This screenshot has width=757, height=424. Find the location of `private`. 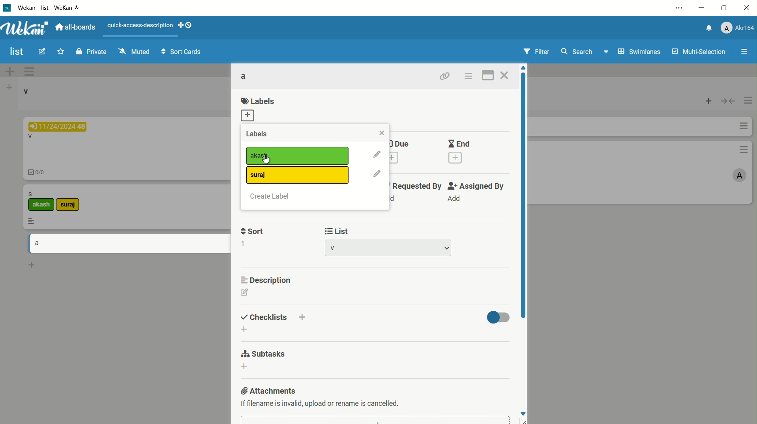

private is located at coordinates (90, 53).